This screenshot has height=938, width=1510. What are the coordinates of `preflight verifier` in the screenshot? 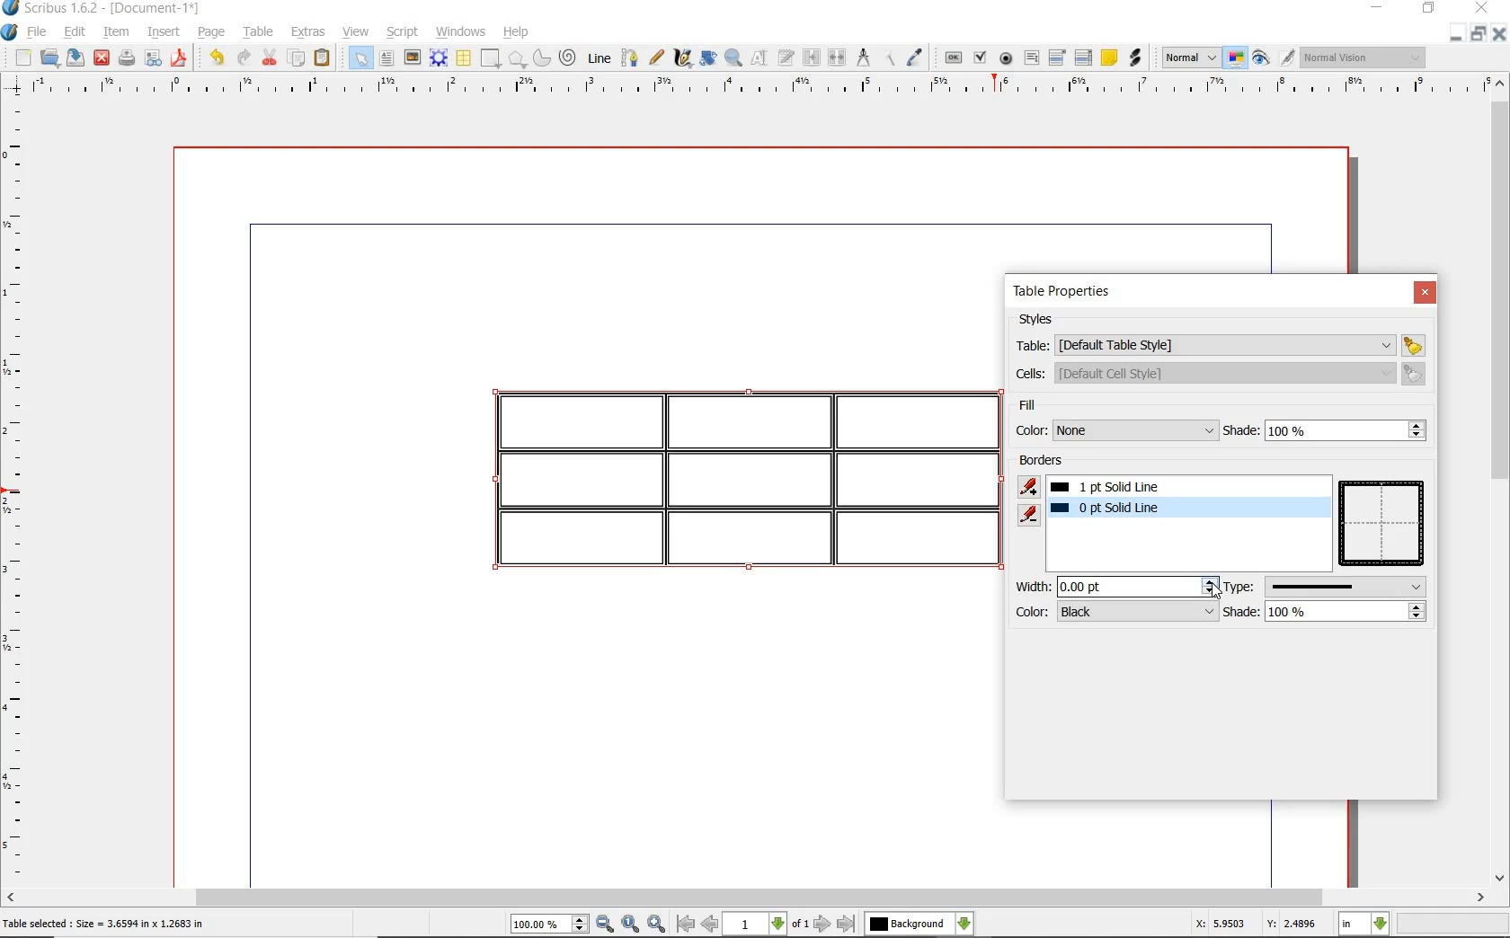 It's located at (151, 59).